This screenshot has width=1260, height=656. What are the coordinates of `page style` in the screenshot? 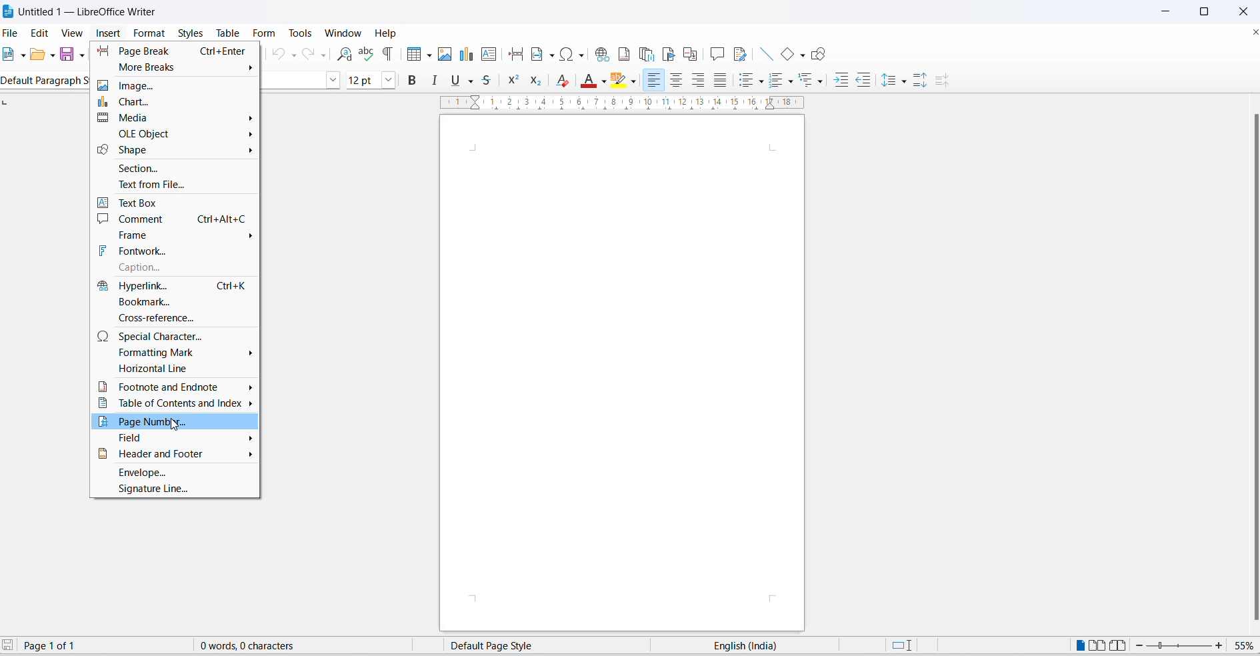 It's located at (532, 645).